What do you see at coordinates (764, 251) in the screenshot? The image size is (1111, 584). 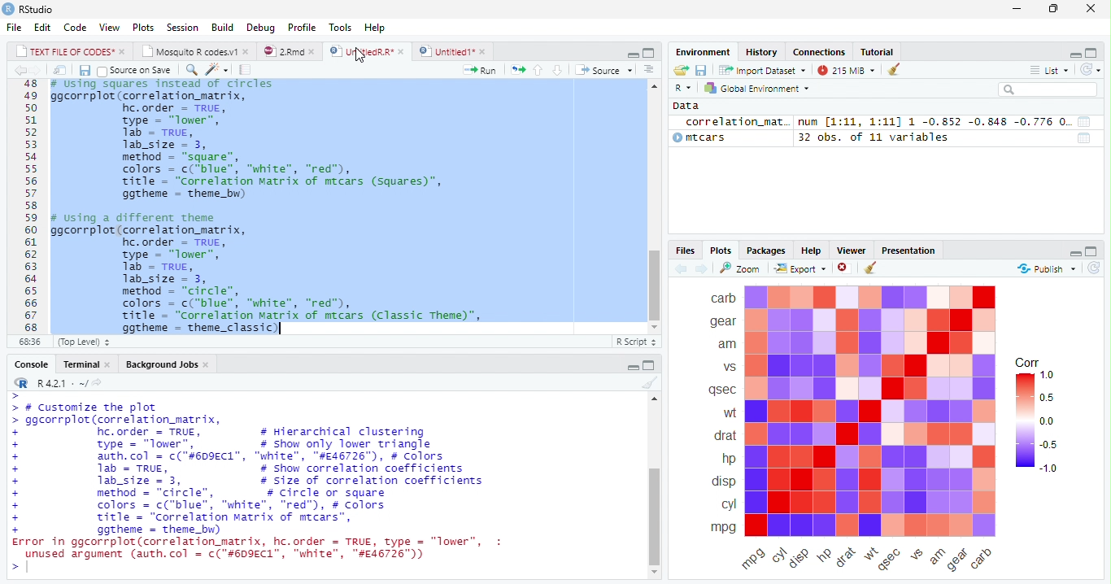 I see `Packages` at bounding box center [764, 251].